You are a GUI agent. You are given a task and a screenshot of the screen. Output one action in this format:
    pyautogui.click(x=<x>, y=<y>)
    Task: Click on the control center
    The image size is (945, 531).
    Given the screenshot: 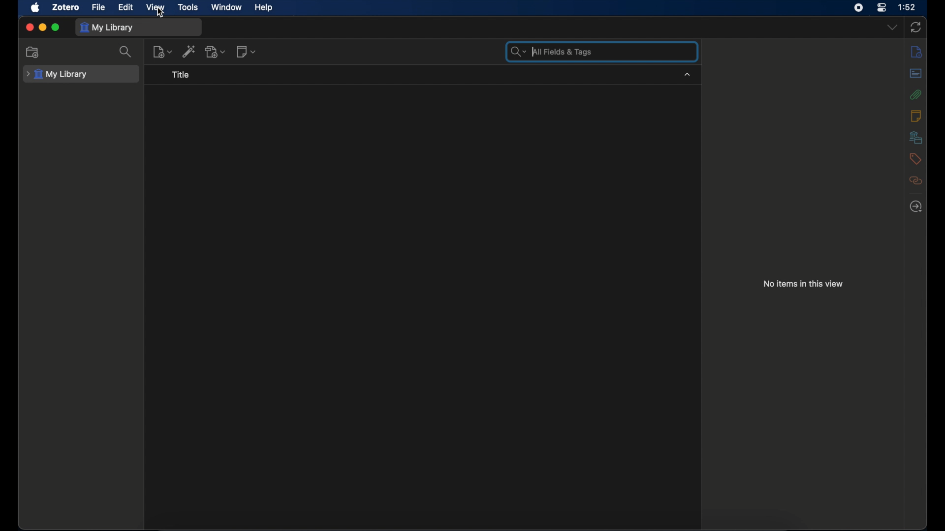 What is the action you would take?
    pyautogui.click(x=882, y=7)
    